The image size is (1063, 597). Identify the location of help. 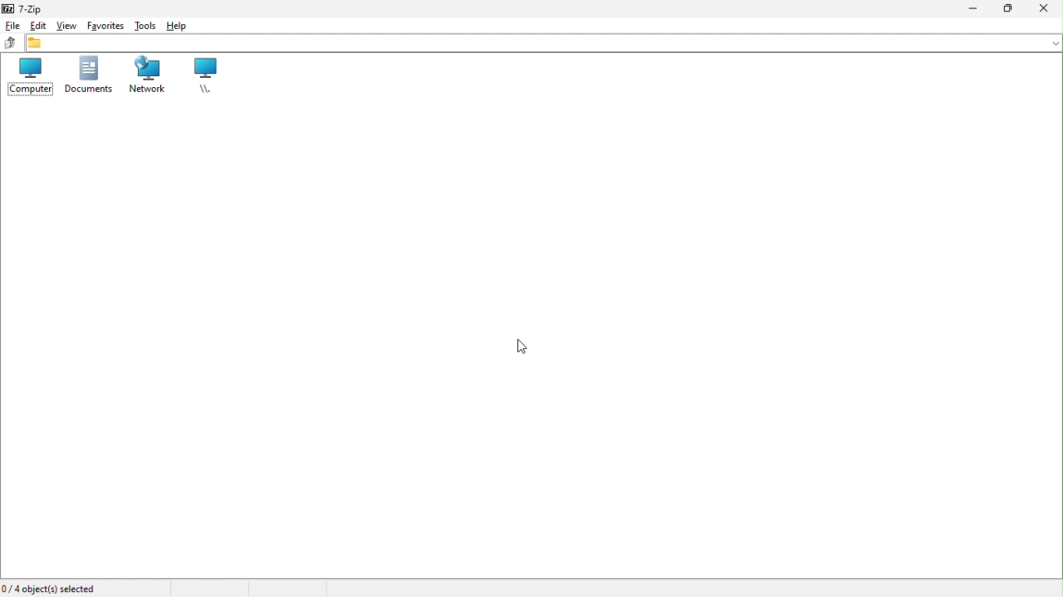
(179, 24).